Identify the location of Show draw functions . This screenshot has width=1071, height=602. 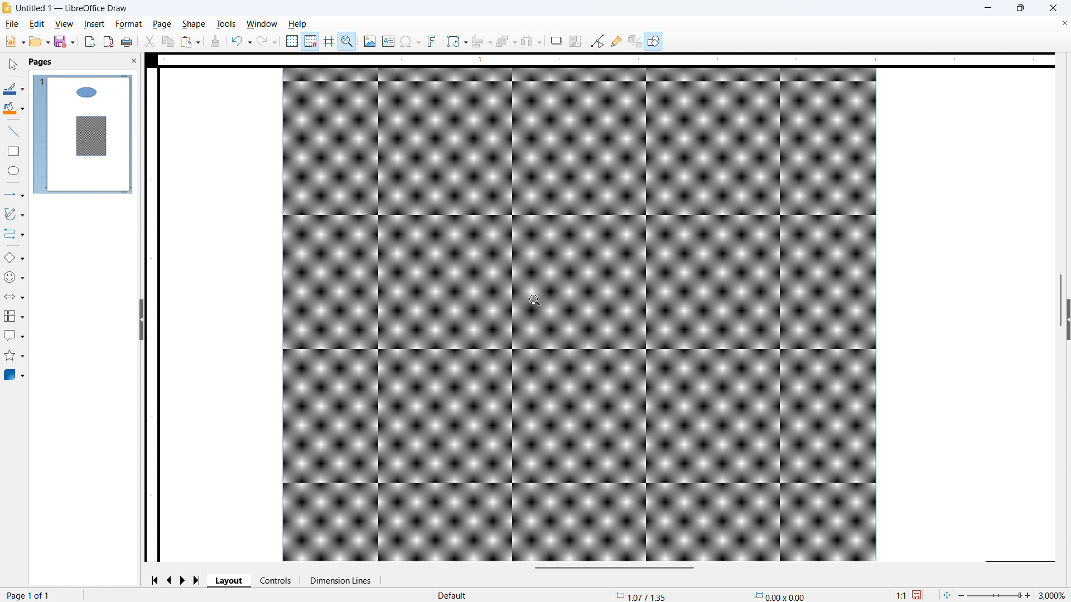
(653, 41).